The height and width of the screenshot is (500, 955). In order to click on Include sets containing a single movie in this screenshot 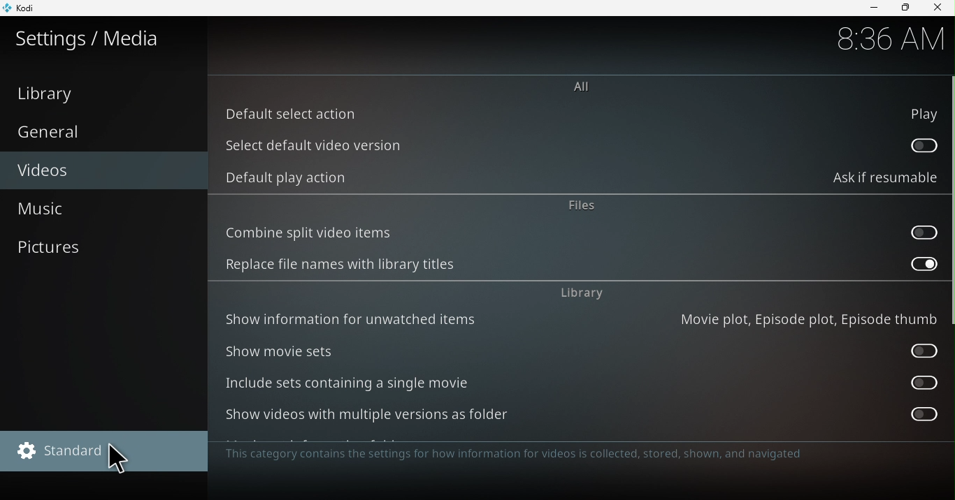, I will do `click(576, 381)`.